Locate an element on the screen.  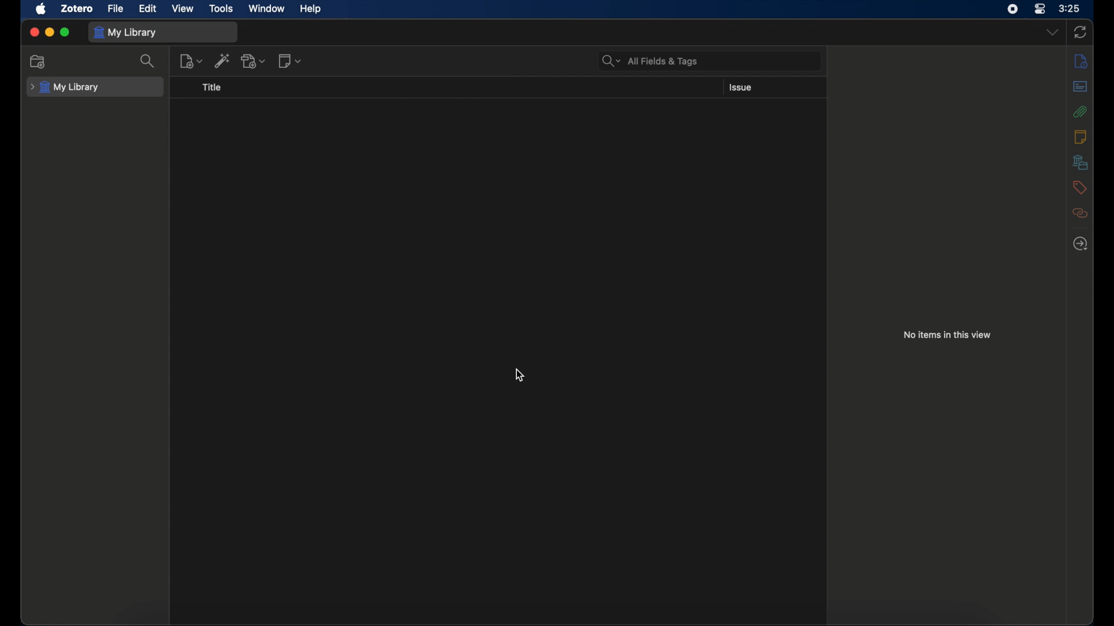
dropdown is located at coordinates (1052, 32).